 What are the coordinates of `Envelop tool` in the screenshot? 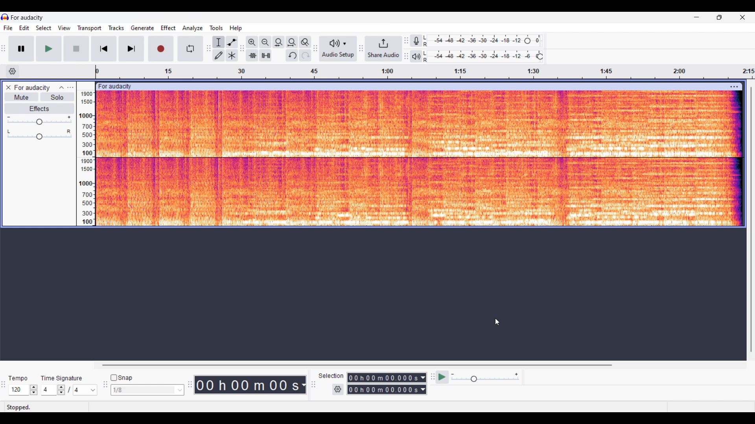 It's located at (232, 42).